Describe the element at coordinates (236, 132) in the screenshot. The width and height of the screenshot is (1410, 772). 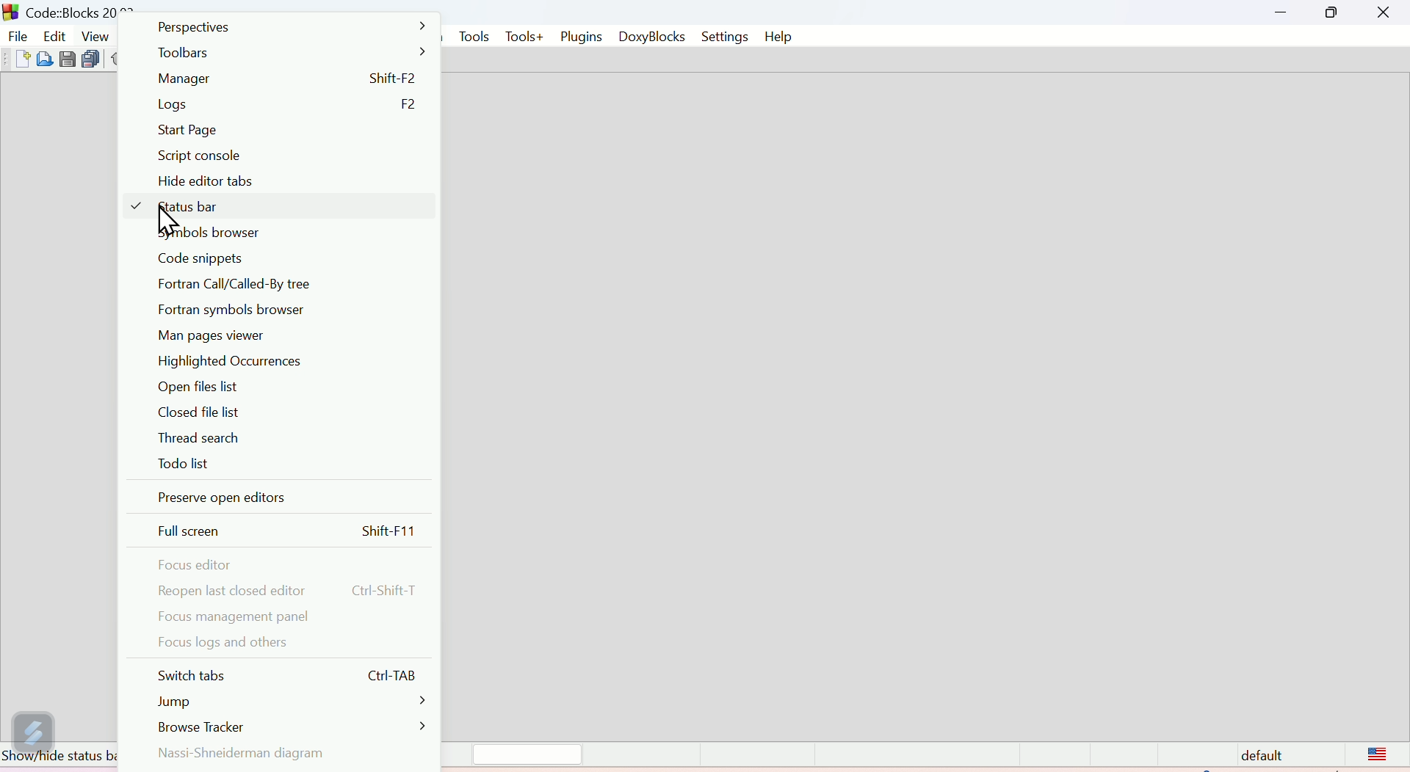
I see `start page` at that location.